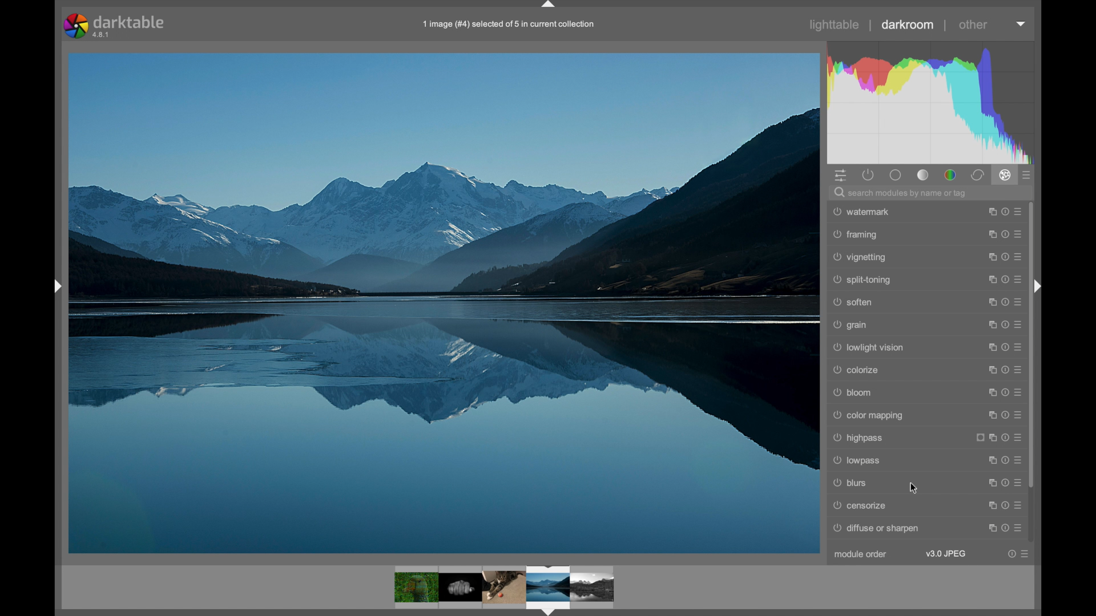 The height and width of the screenshot is (616, 1096). I want to click on effect, so click(1005, 176).